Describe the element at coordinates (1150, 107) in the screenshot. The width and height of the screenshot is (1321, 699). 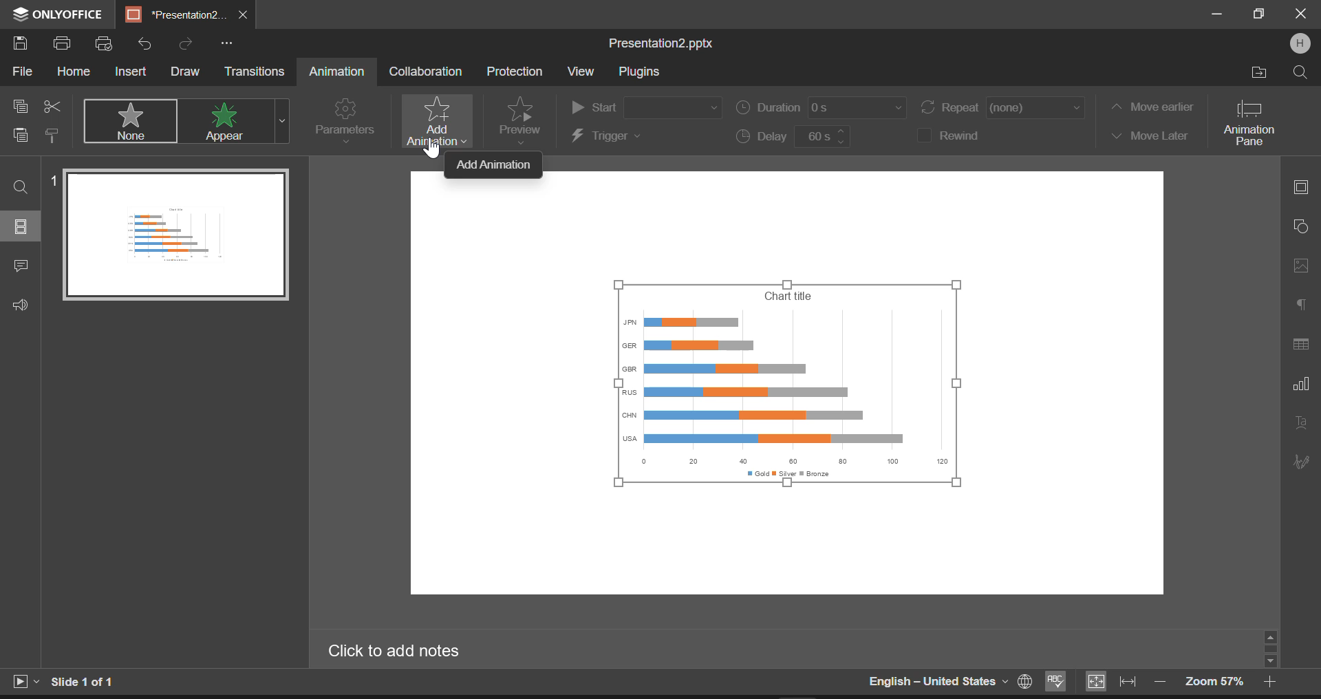
I see `Move earlier` at that location.